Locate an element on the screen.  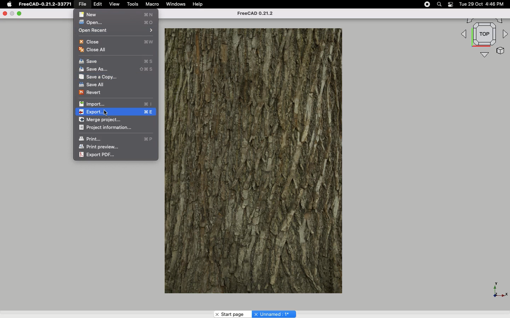
Save a copy is located at coordinates (97, 76).